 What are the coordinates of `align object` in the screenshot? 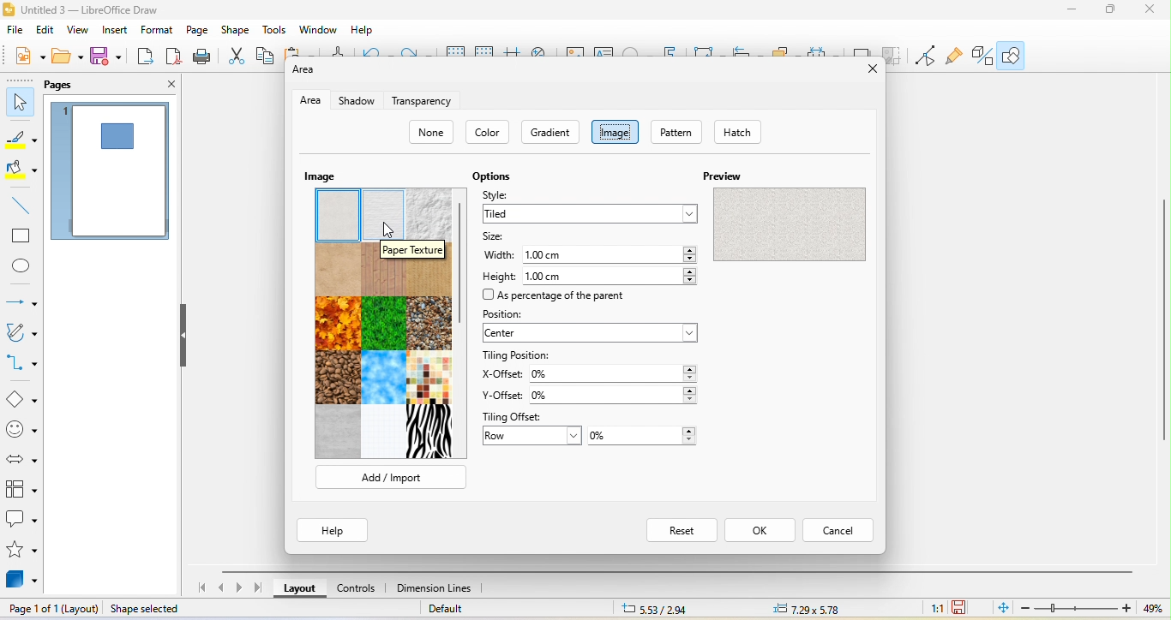 It's located at (749, 51).